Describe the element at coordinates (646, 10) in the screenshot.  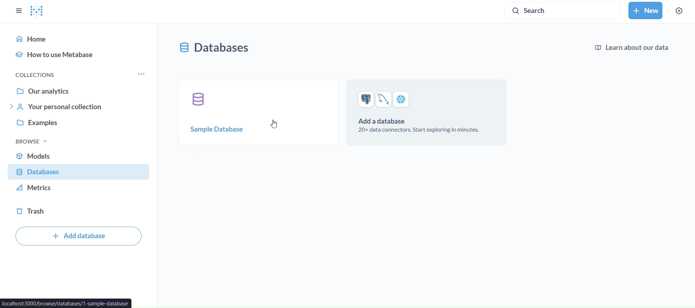
I see `new` at that location.